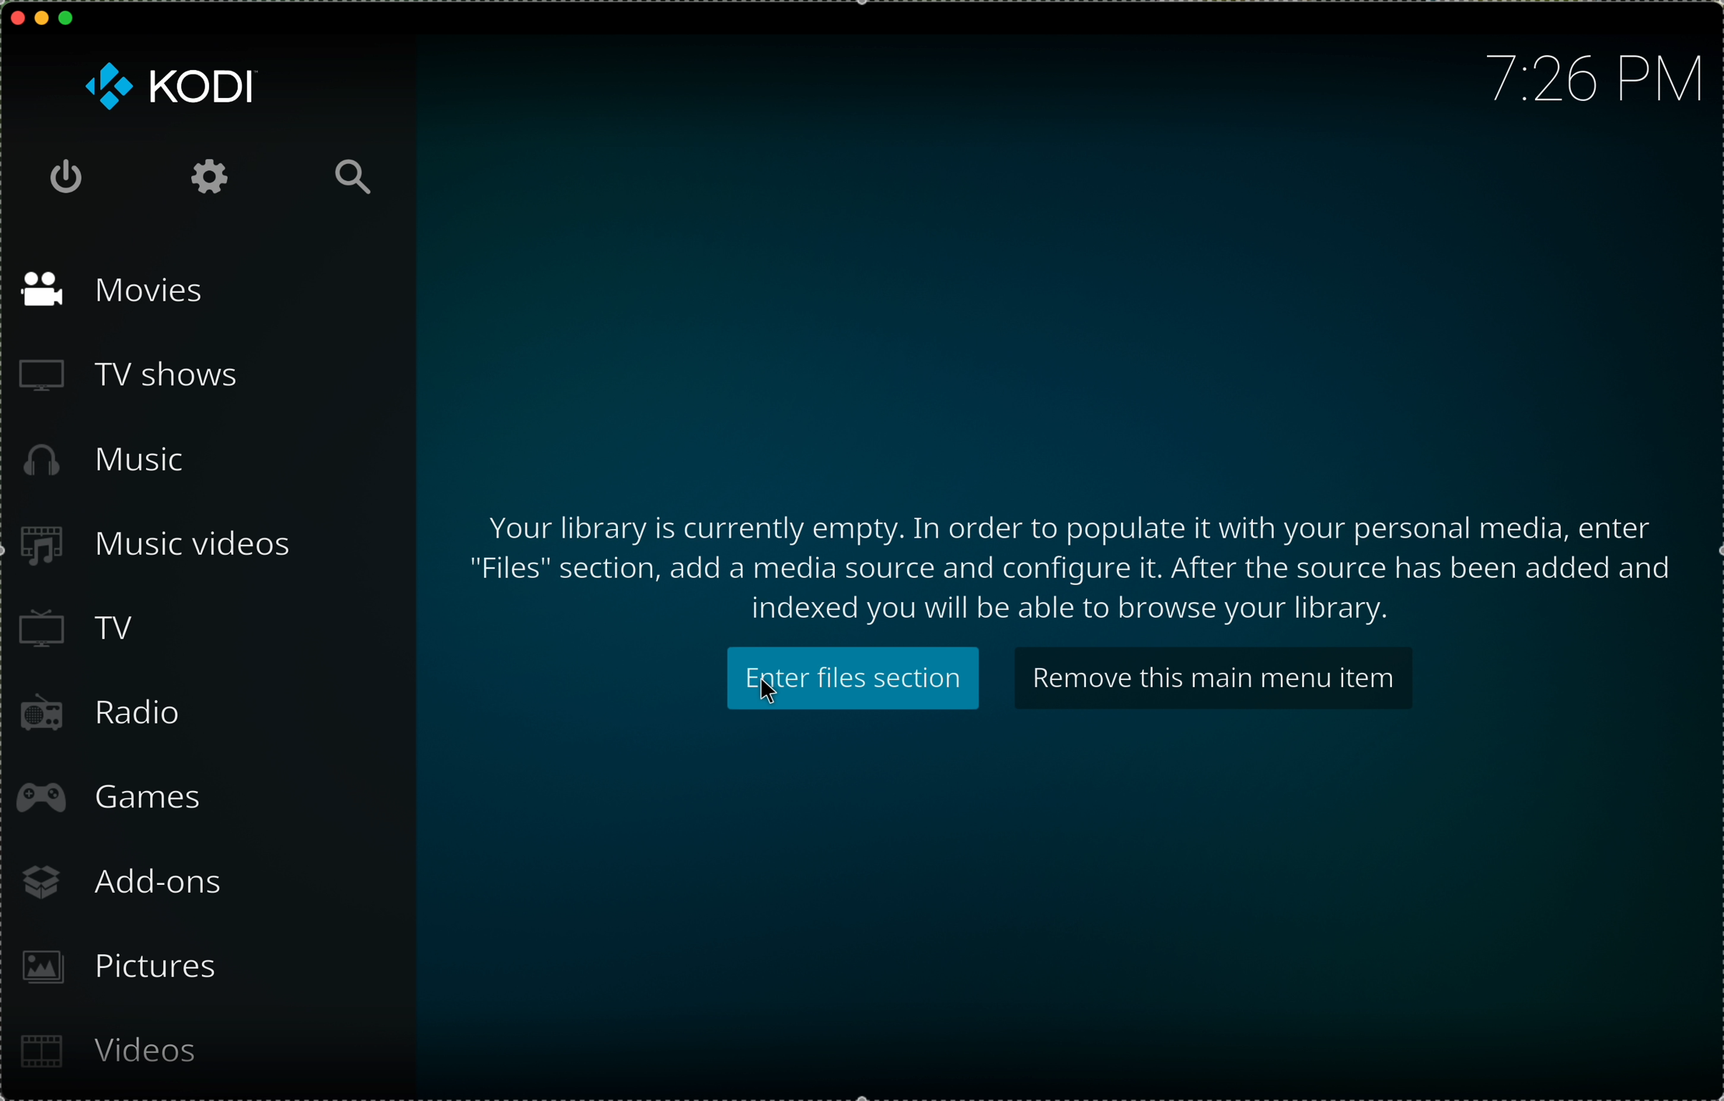 The width and height of the screenshot is (1724, 1101). What do you see at coordinates (62, 175) in the screenshot?
I see `shut down` at bounding box center [62, 175].